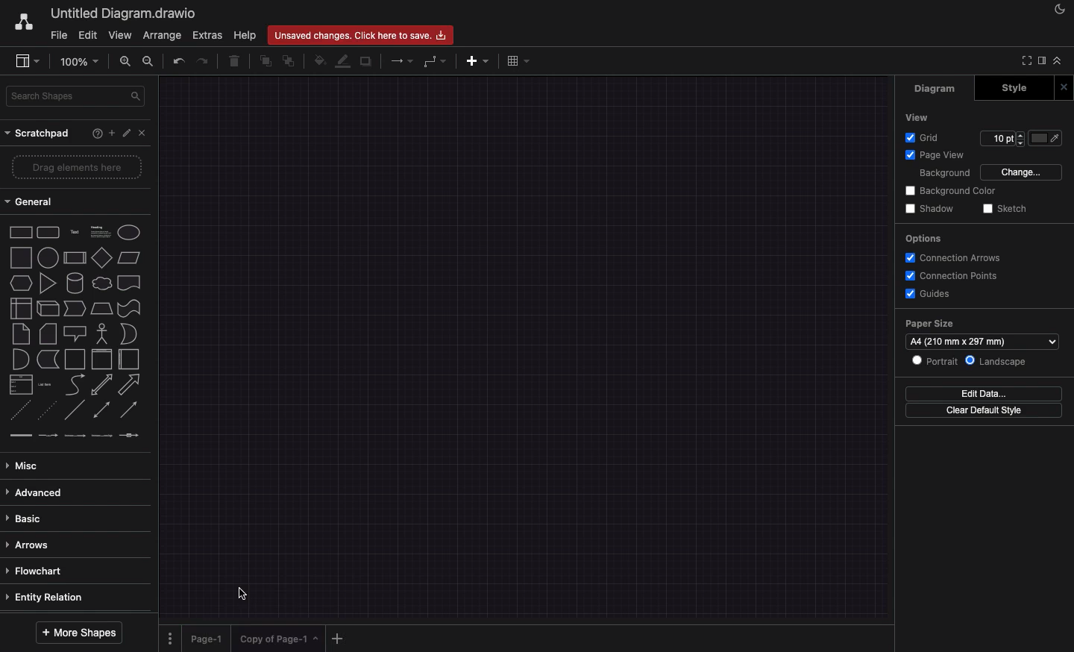 The width and height of the screenshot is (1074, 652). What do you see at coordinates (38, 493) in the screenshot?
I see `advanced` at bounding box center [38, 493].